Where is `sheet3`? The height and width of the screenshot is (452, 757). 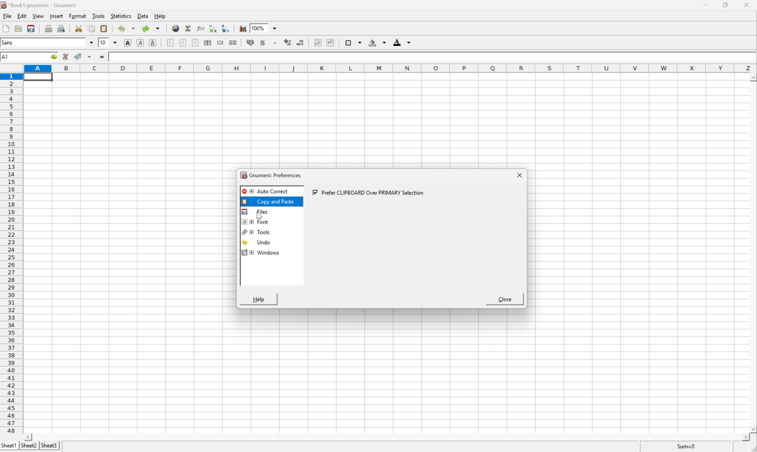 sheet3 is located at coordinates (49, 447).